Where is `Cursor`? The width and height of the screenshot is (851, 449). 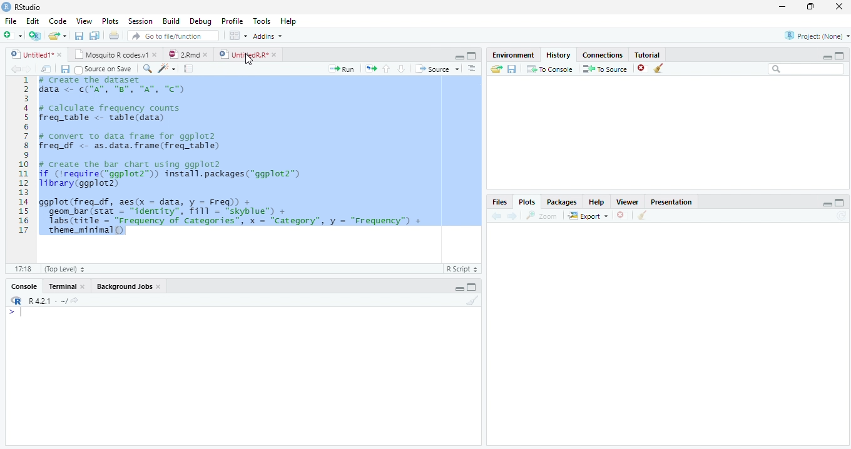
Cursor is located at coordinates (23, 313).